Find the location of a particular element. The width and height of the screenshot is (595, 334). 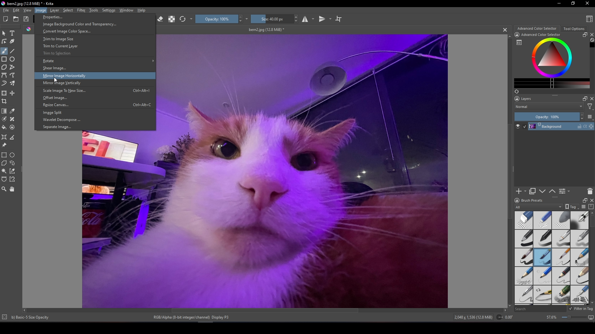

Docket close is located at coordinates (591, 99).